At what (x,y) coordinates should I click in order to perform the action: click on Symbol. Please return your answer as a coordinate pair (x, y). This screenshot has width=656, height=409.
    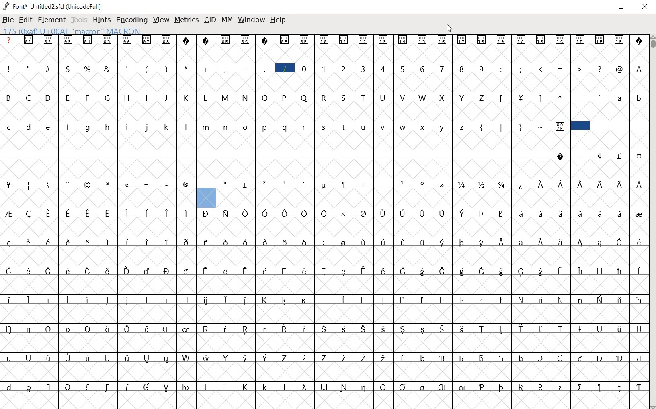
    Looking at the image, I should click on (580, 242).